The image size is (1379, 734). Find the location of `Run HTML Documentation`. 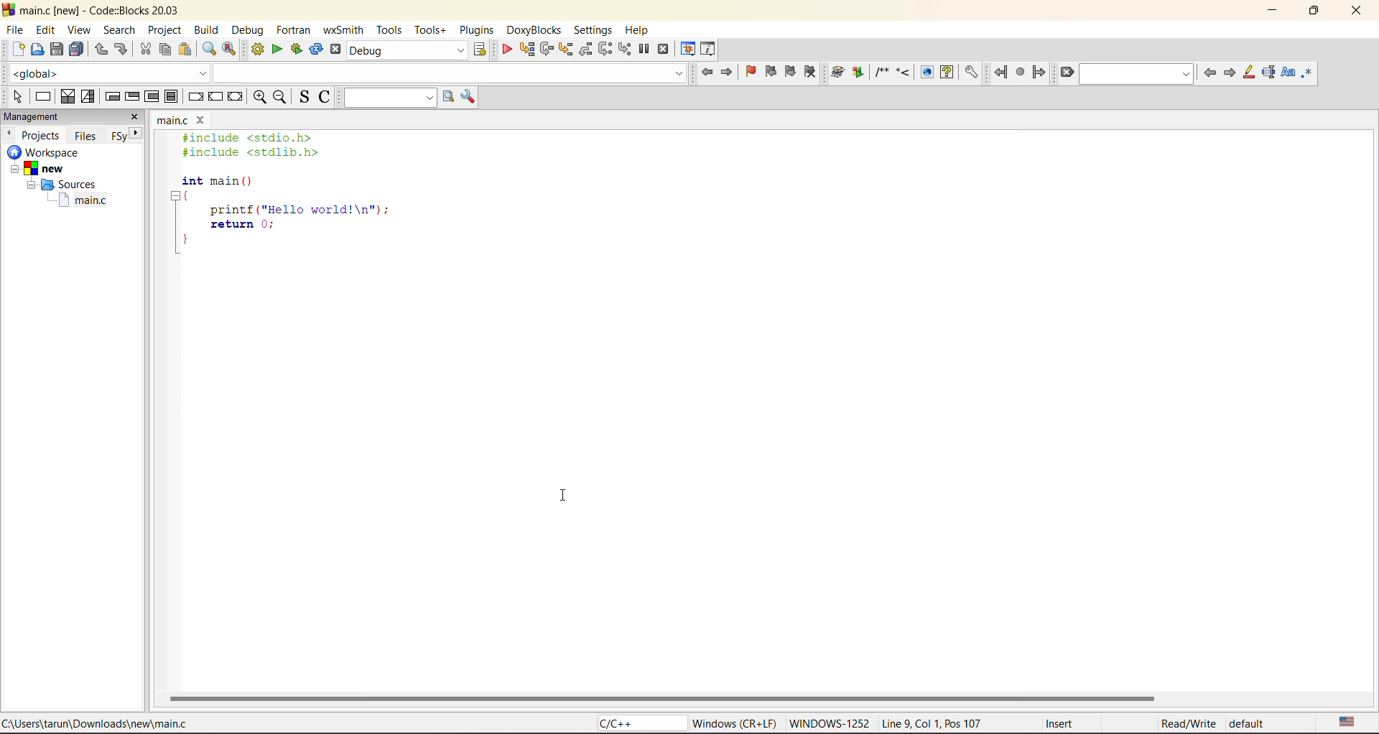

Run HTML Documentation is located at coordinates (927, 71).